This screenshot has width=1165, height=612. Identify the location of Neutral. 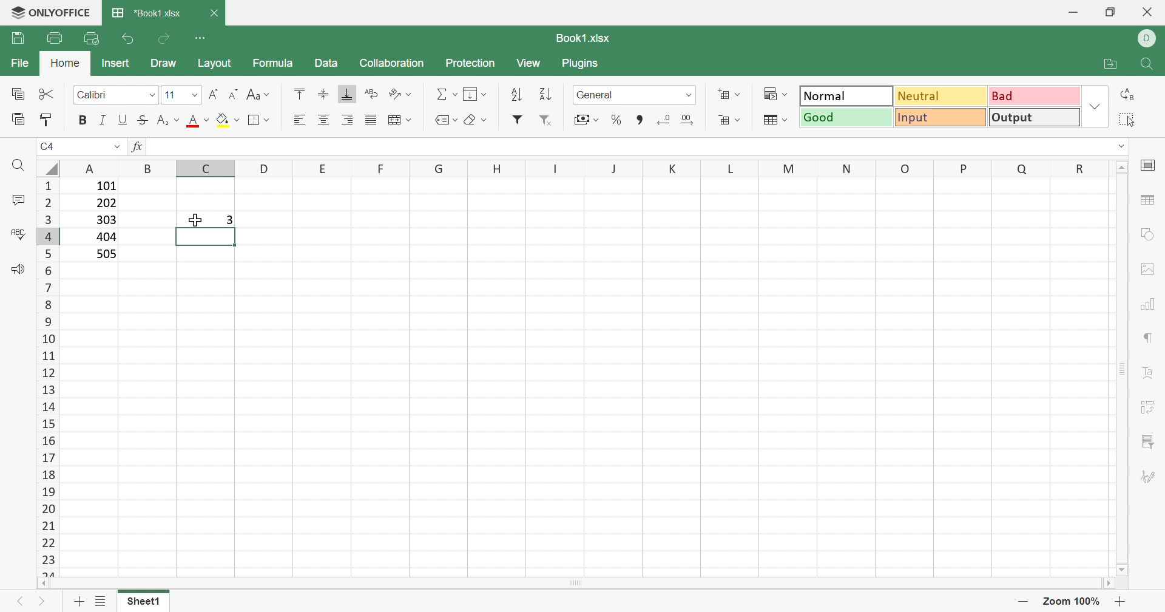
(942, 95).